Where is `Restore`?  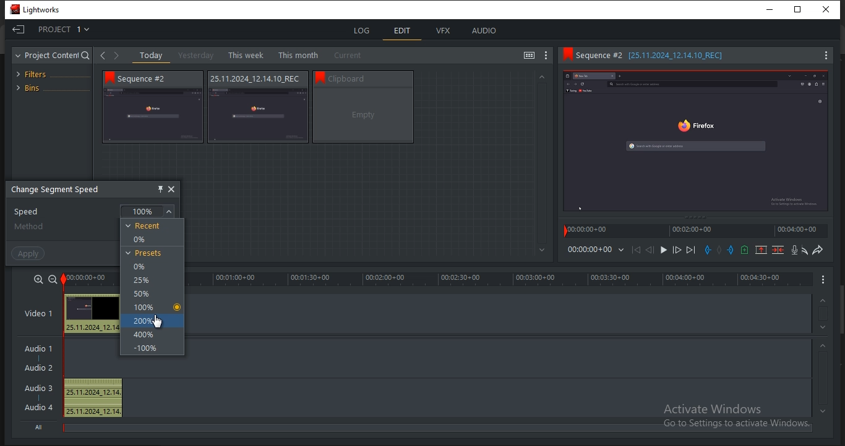 Restore is located at coordinates (801, 8).